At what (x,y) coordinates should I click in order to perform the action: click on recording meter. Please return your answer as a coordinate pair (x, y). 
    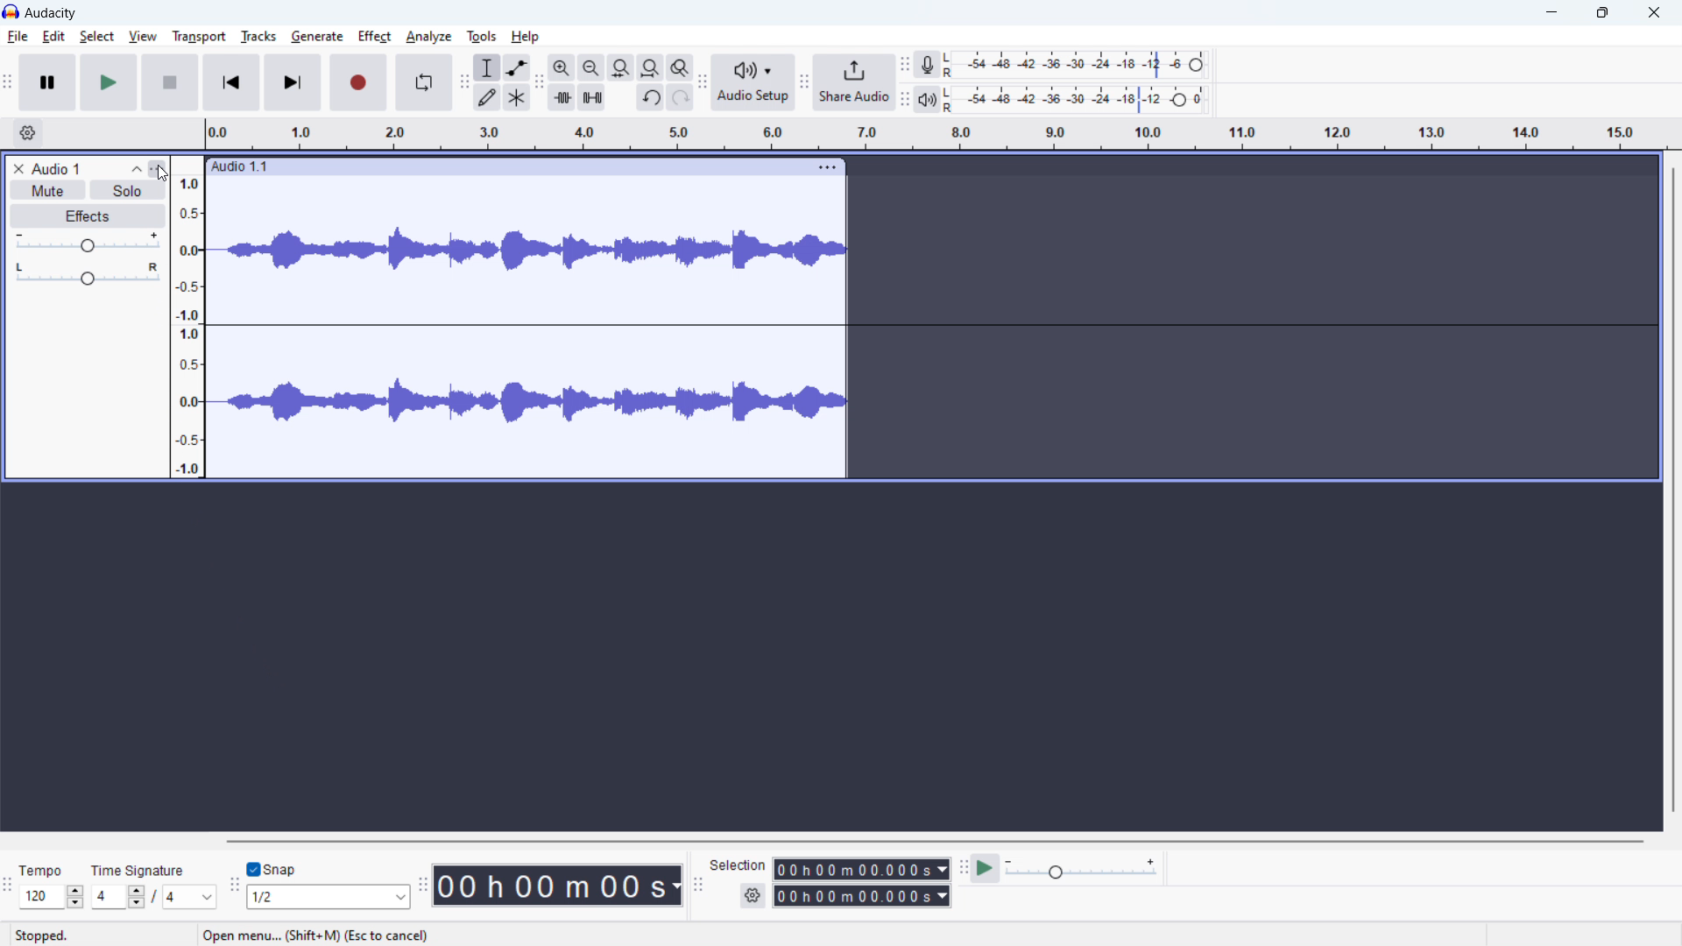
    Looking at the image, I should click on (930, 65).